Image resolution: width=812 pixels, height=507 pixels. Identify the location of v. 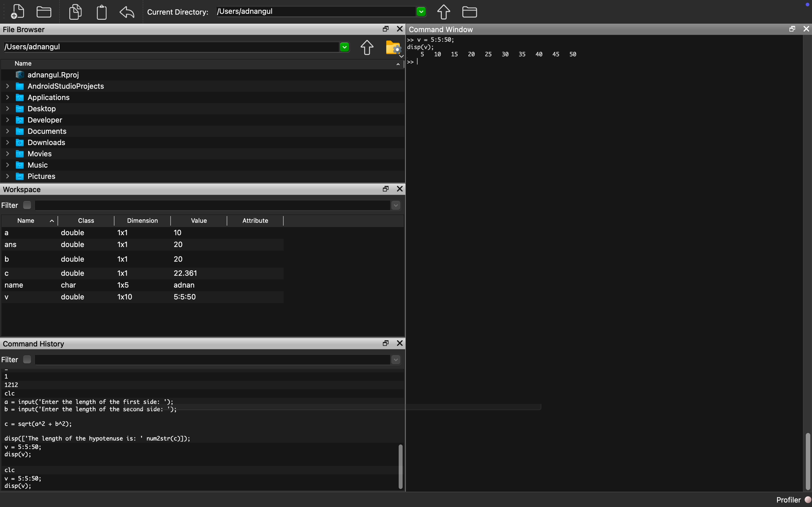
(8, 298).